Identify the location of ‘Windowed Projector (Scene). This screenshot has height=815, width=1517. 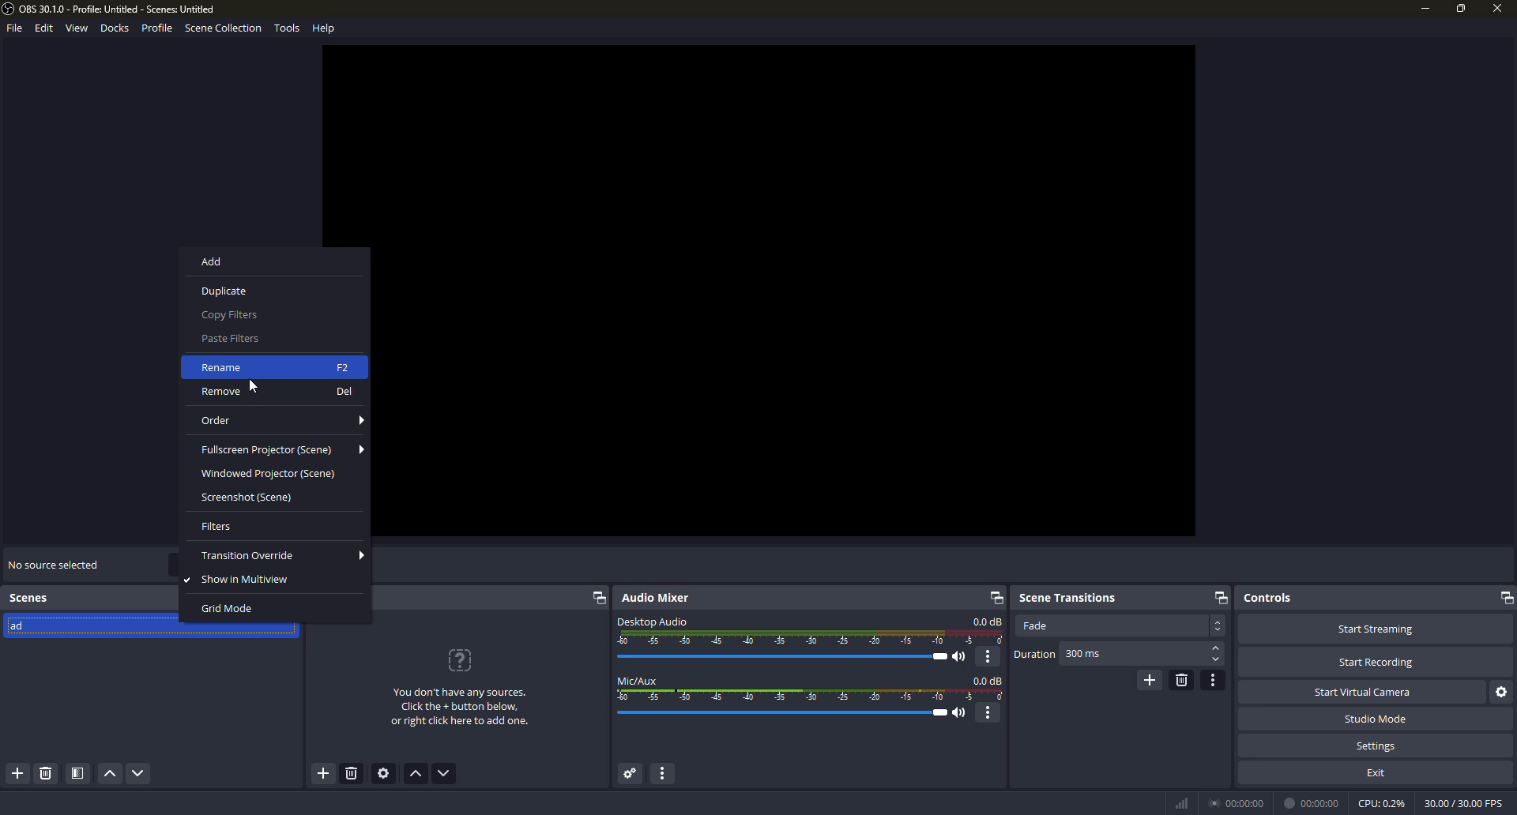
(273, 475).